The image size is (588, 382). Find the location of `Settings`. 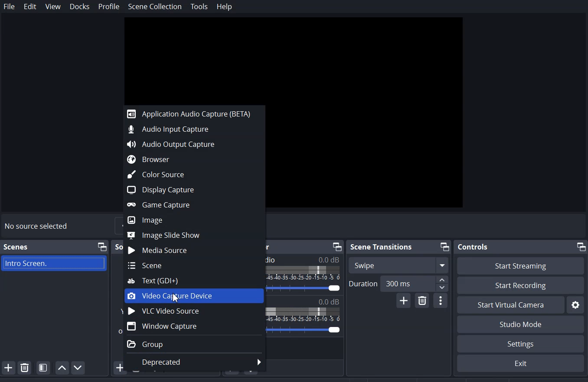

Settings is located at coordinates (575, 304).